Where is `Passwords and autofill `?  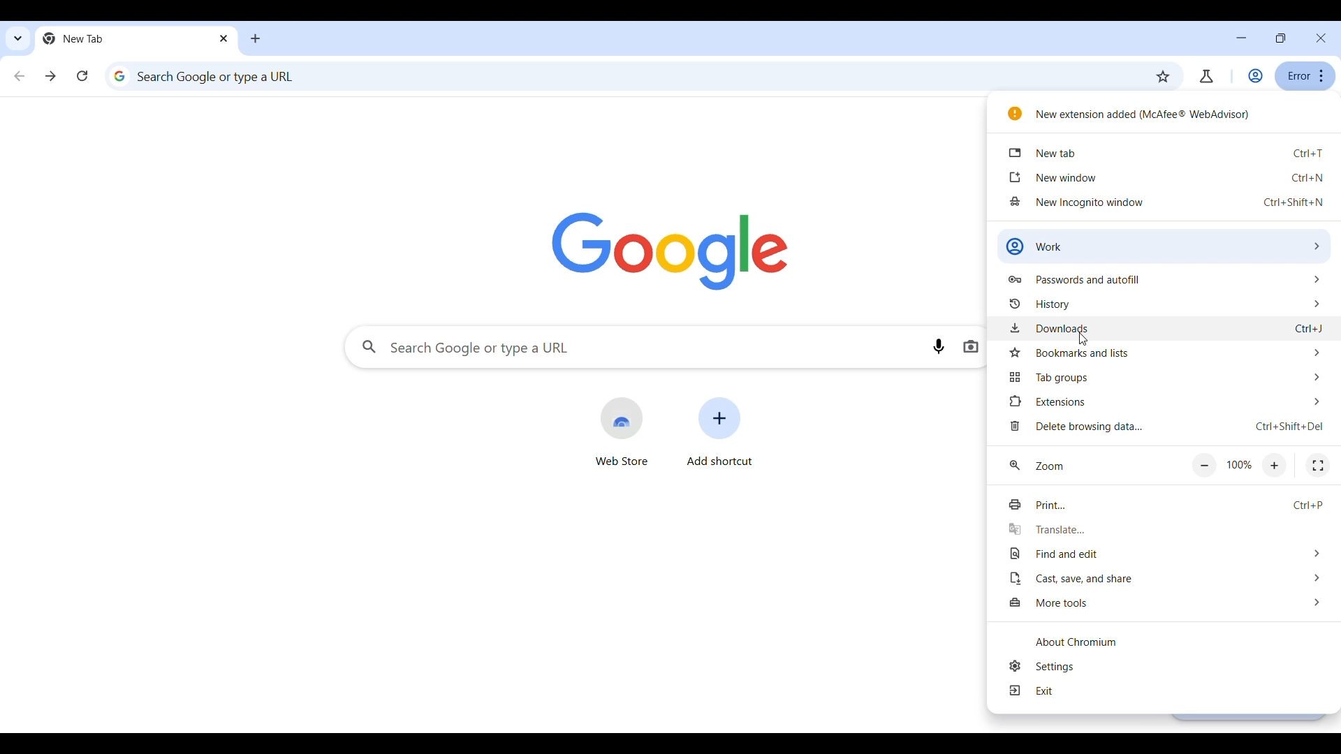 Passwords and autofill  is located at coordinates (1163, 279).